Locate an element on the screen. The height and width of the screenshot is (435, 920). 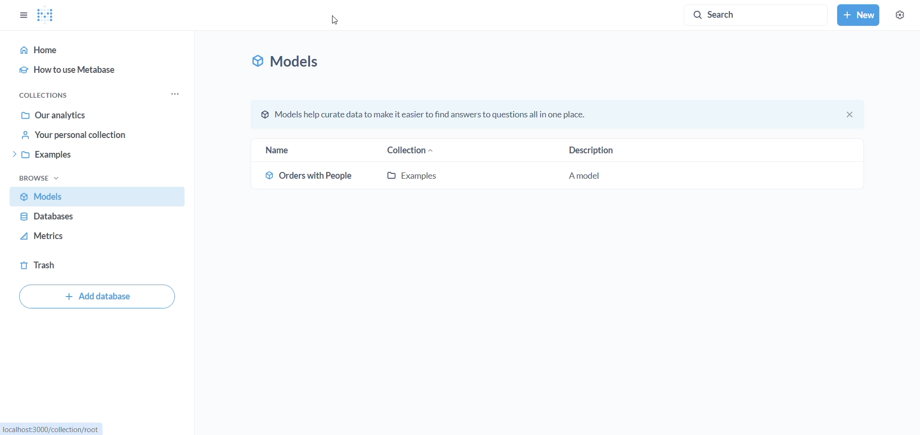
your personal collection is located at coordinates (89, 137).